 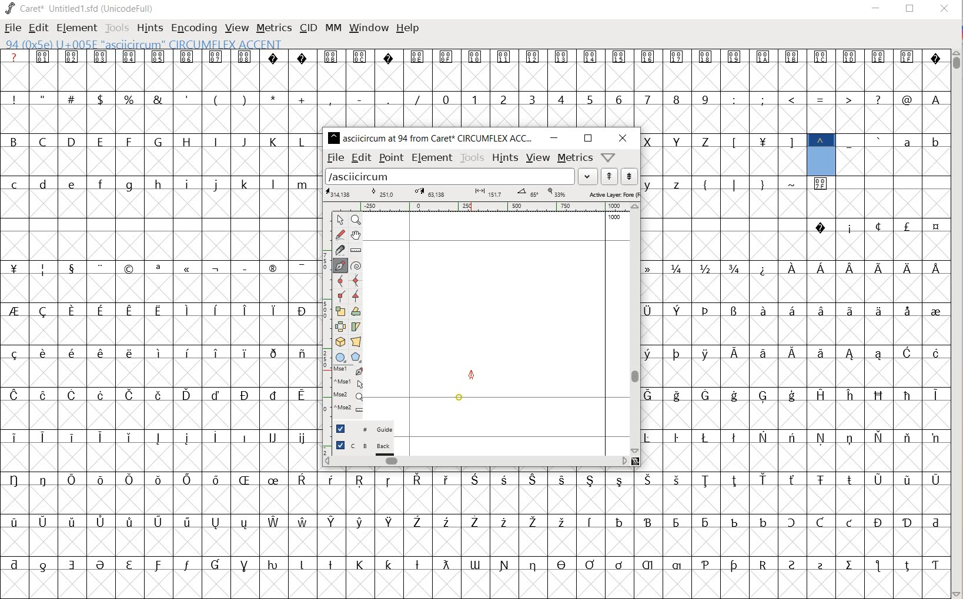 I want to click on ruler, so click(x=480, y=207).